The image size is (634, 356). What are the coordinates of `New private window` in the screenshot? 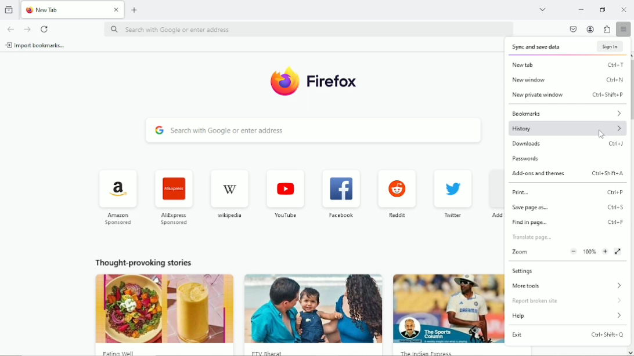 It's located at (568, 96).